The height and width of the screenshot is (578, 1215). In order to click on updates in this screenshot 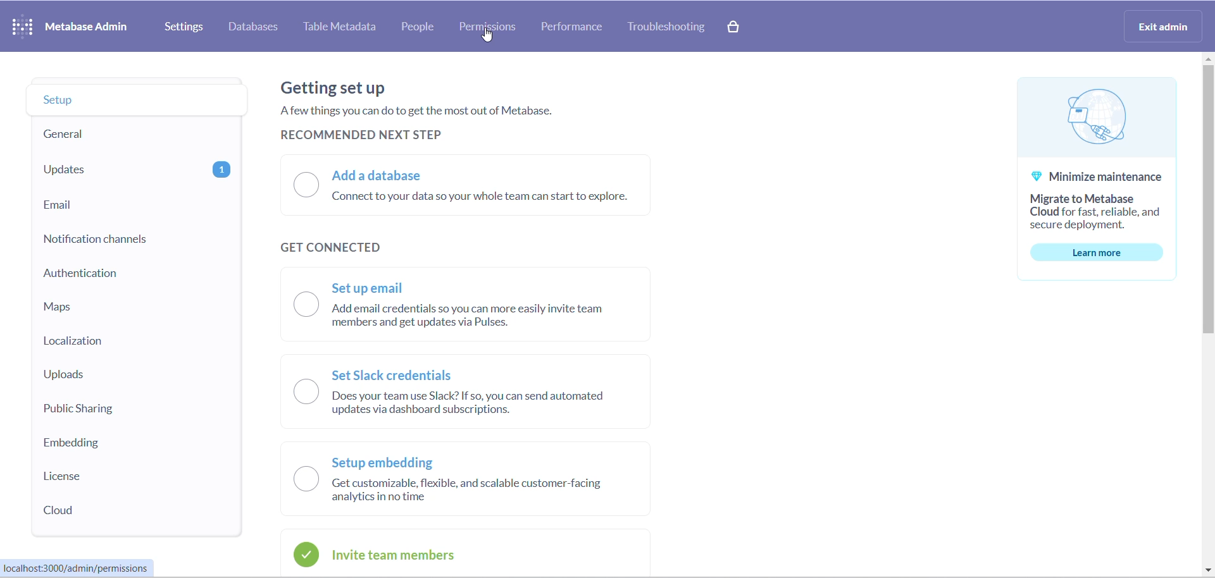, I will do `click(127, 169)`.